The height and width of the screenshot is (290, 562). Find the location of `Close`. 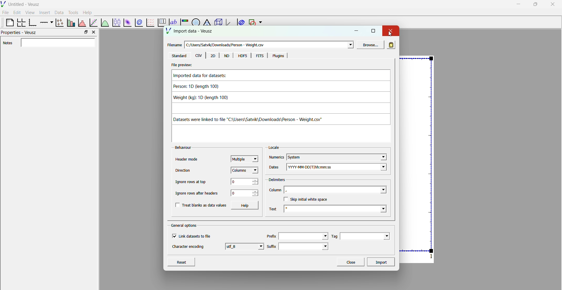

Close is located at coordinates (350, 262).